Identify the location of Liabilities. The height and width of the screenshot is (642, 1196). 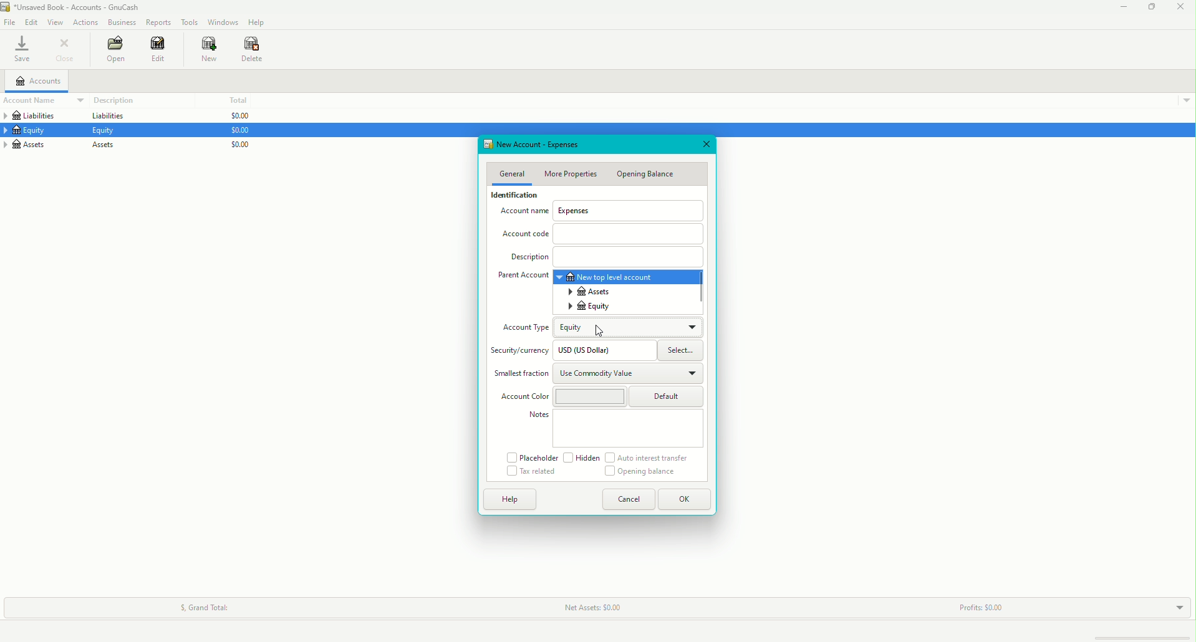
(106, 117).